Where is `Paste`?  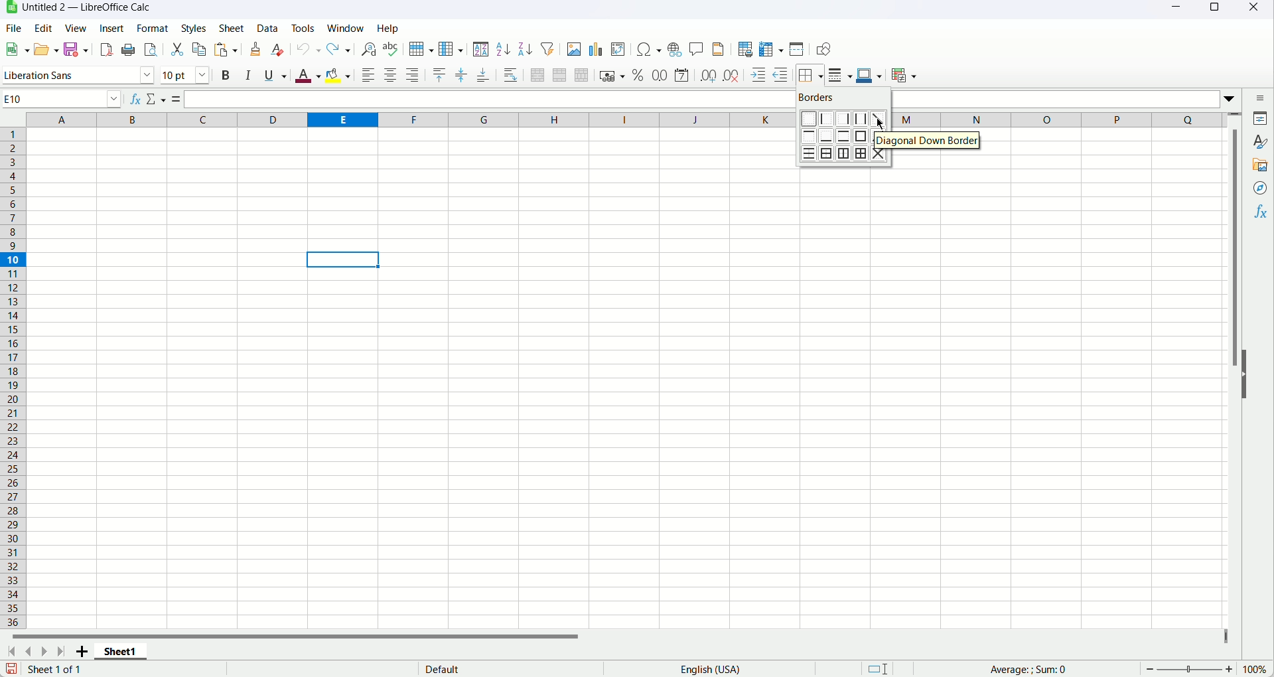 Paste is located at coordinates (225, 50).